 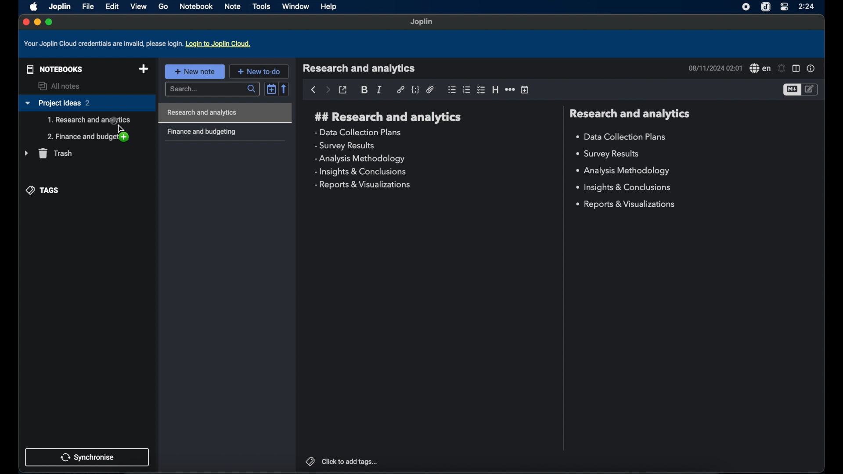 What do you see at coordinates (365, 90) in the screenshot?
I see `bold` at bounding box center [365, 90].